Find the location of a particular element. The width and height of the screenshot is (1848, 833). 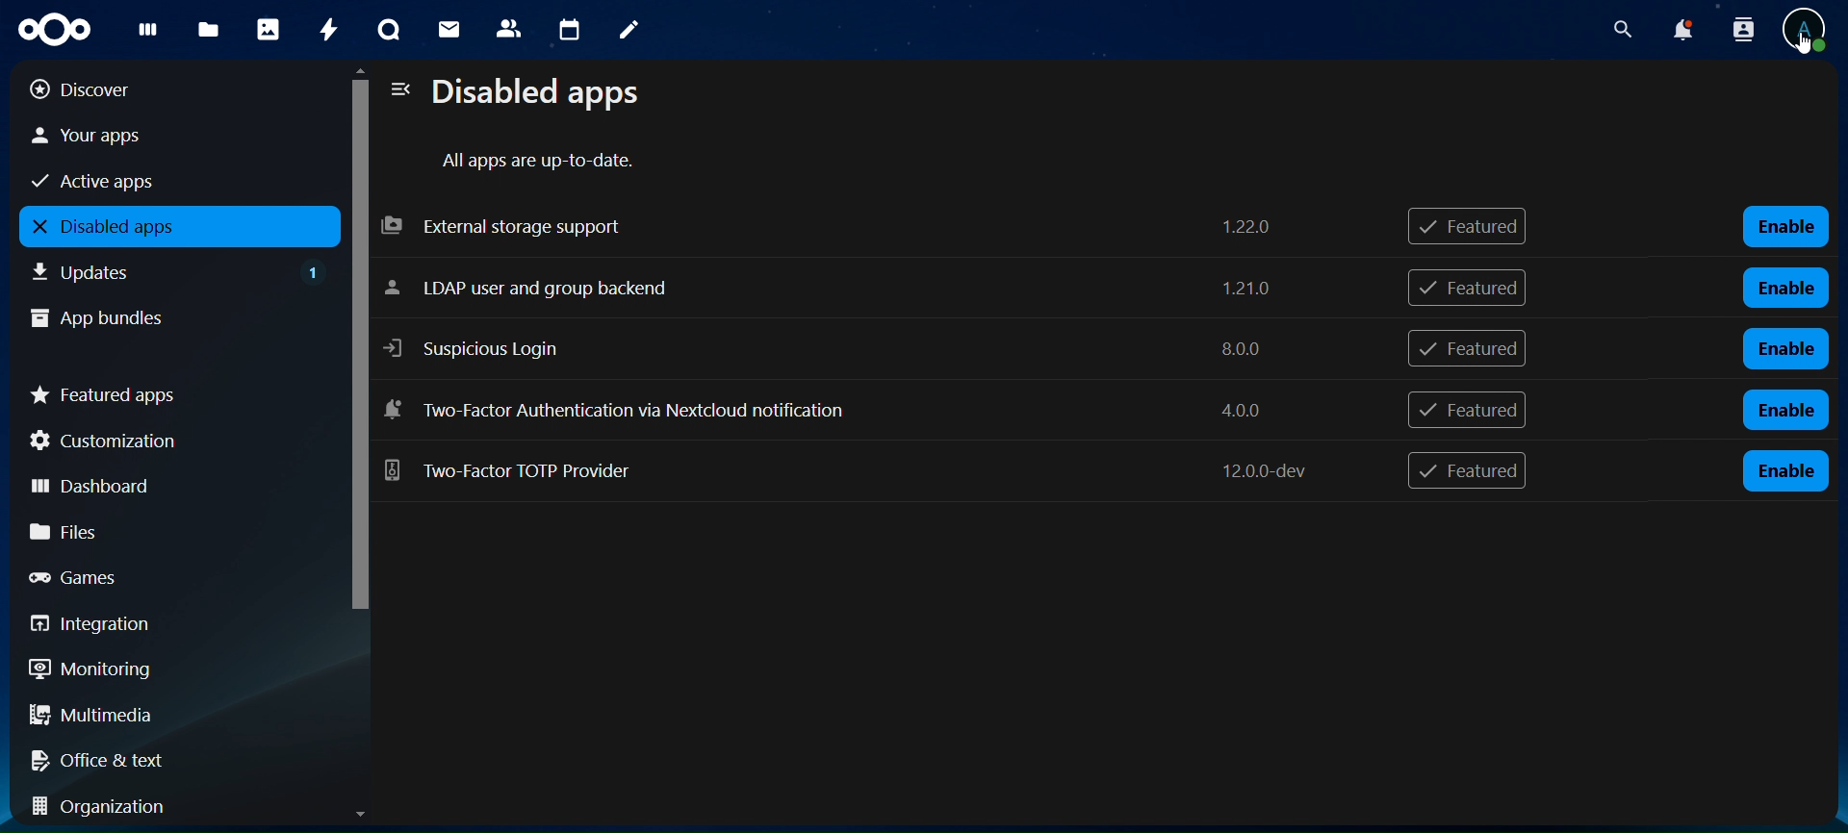

enable is located at coordinates (1785, 347).